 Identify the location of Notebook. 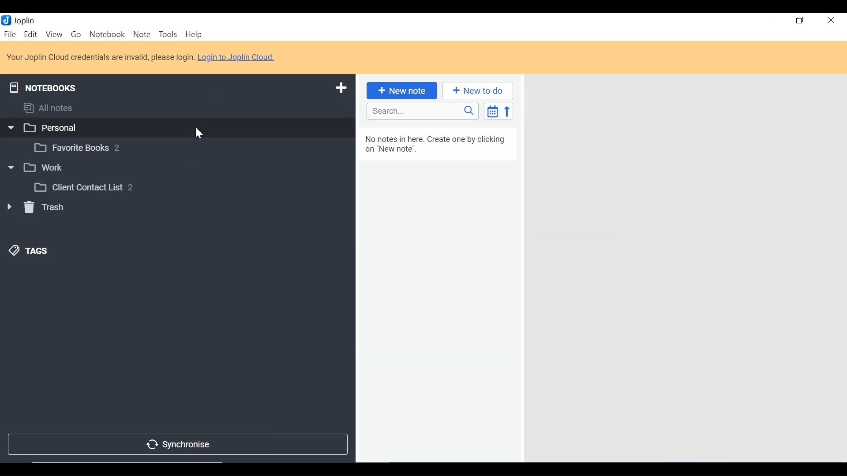
(185, 187).